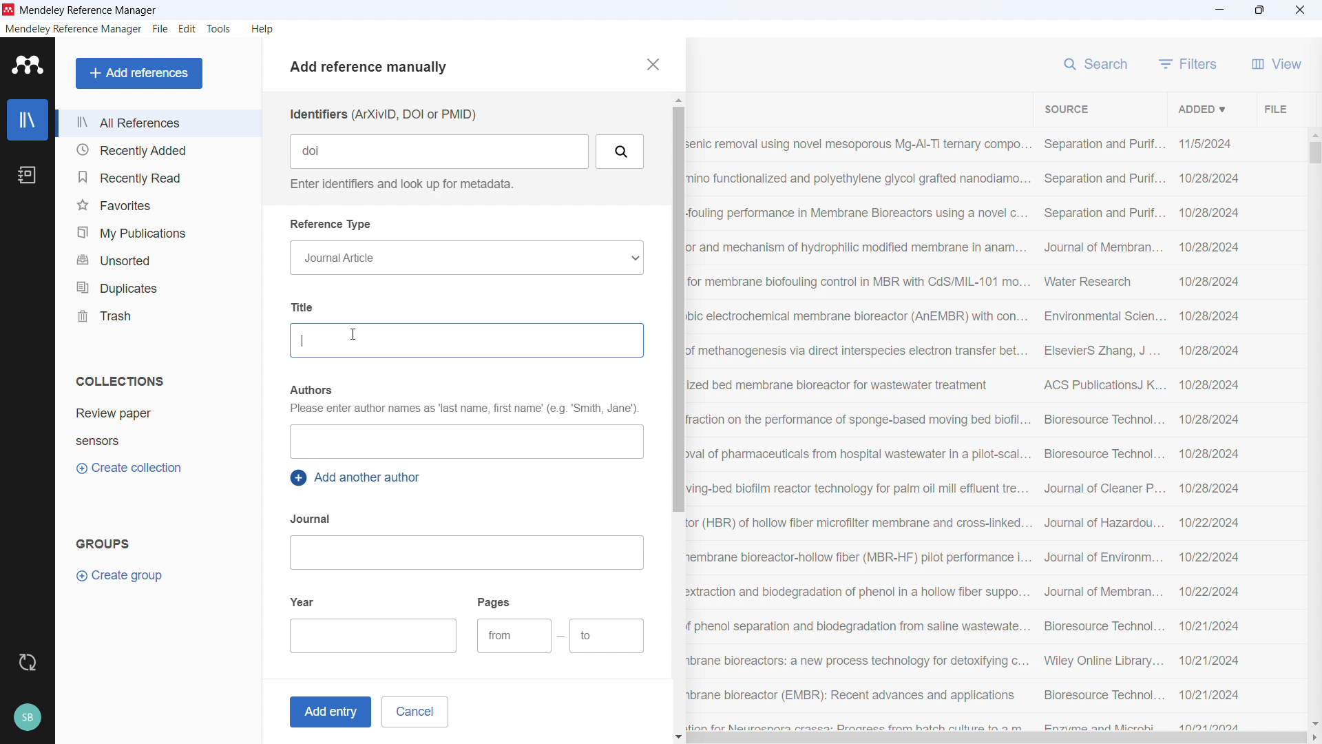  What do you see at coordinates (382, 114) in the screenshot?
I see `Identifiers` at bounding box center [382, 114].